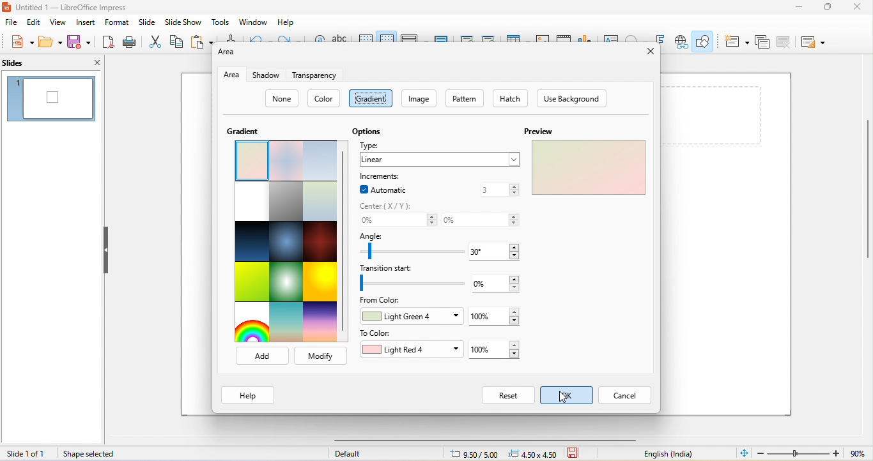 This screenshot has height=461, width=873. Describe the element at coordinates (419, 99) in the screenshot. I see `image` at that location.